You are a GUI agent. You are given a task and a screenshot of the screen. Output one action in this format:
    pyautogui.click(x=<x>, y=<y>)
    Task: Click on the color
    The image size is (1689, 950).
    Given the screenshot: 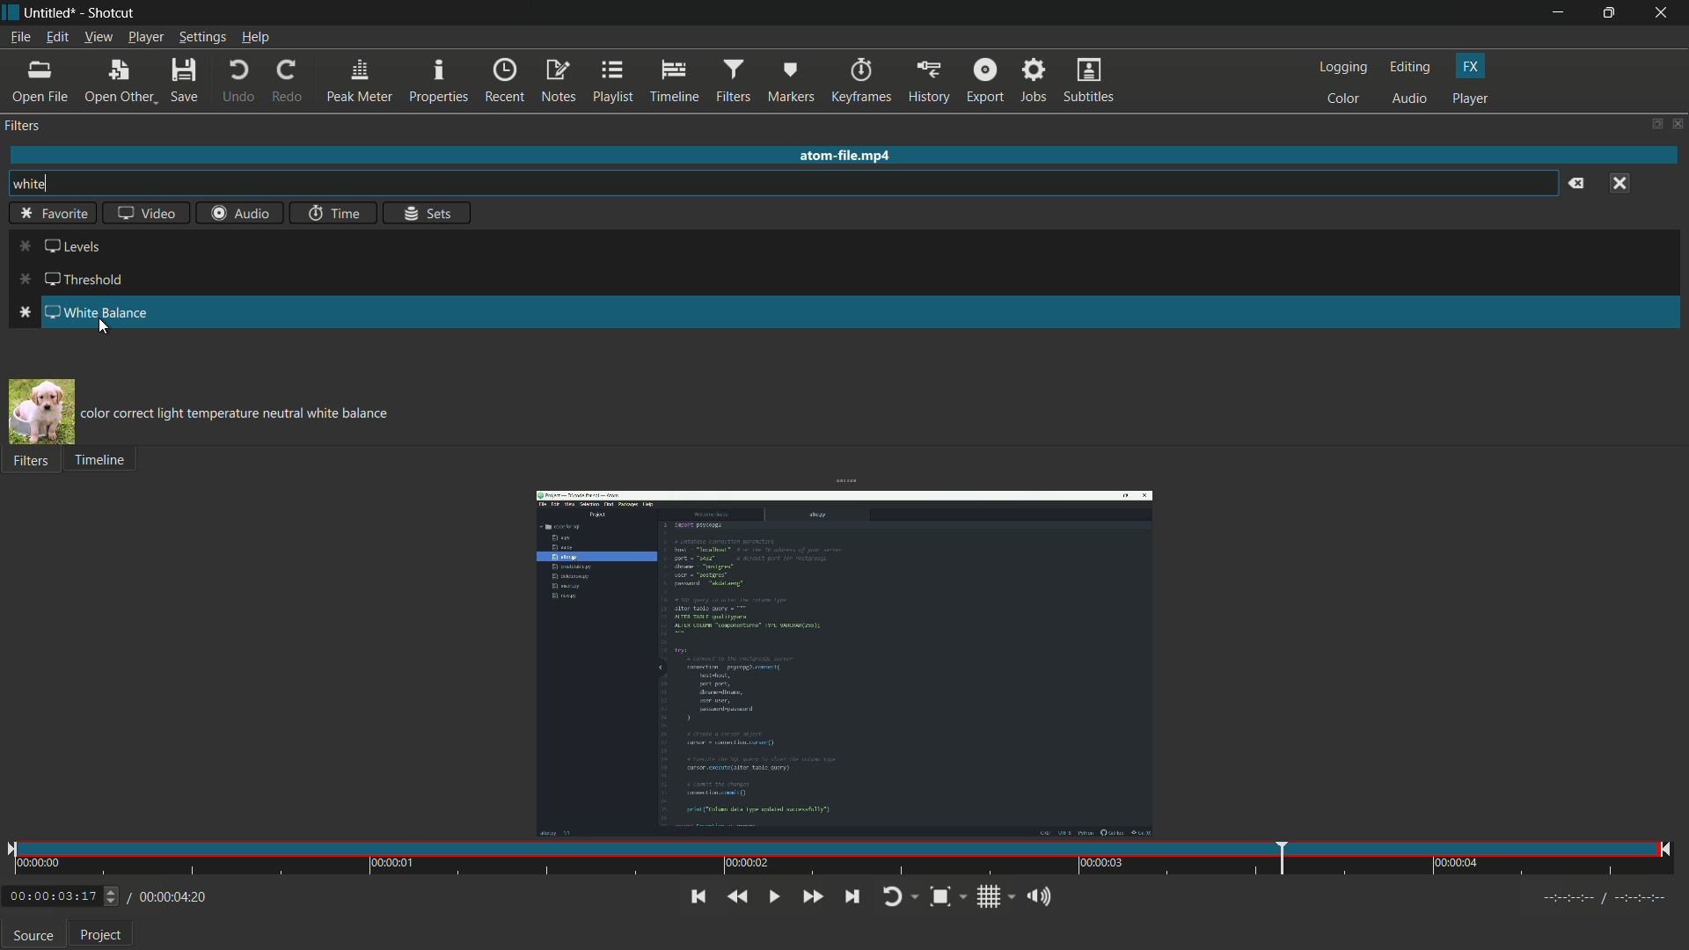 What is the action you would take?
    pyautogui.click(x=1343, y=99)
    